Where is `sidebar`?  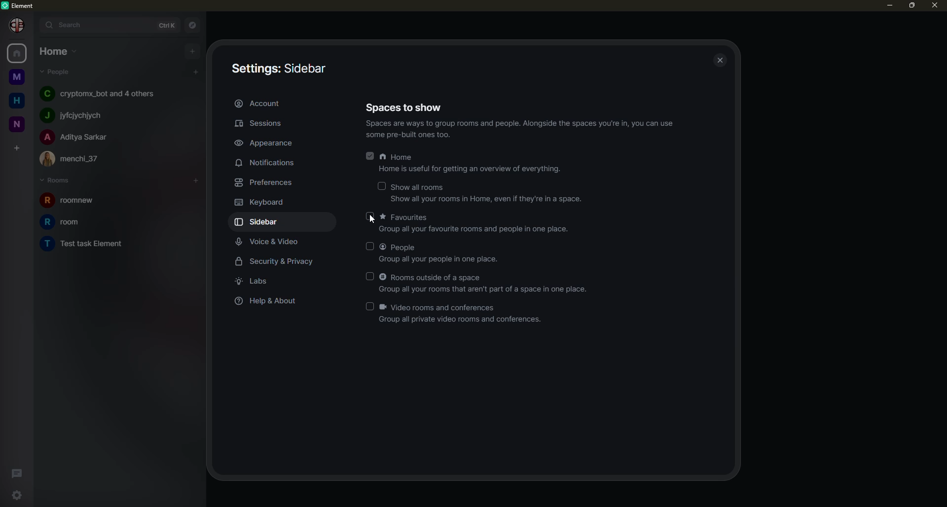 sidebar is located at coordinates (281, 69).